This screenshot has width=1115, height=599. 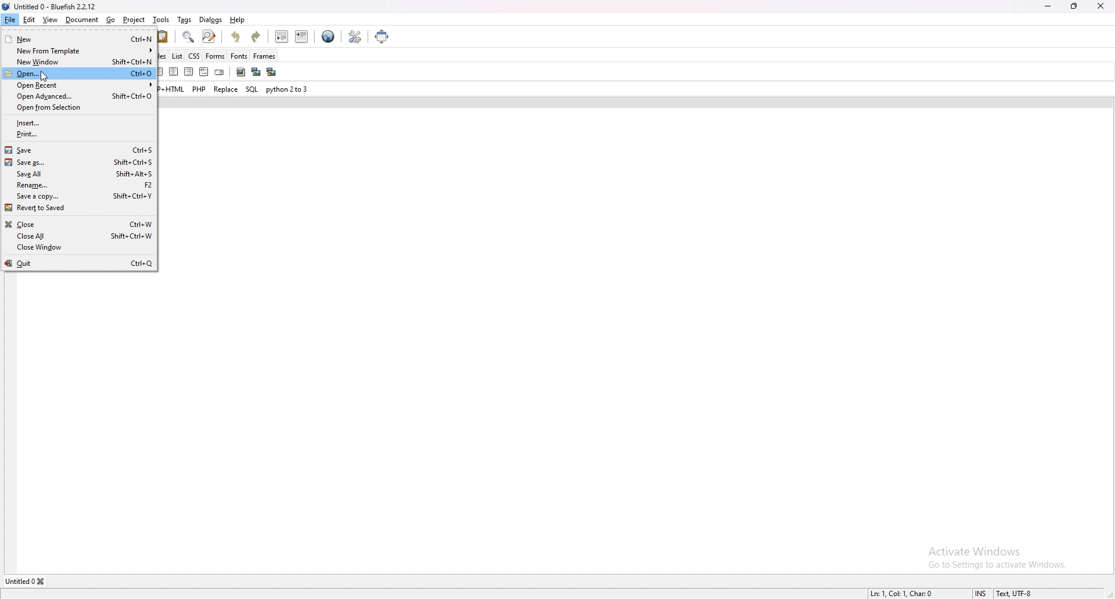 What do you see at coordinates (265, 56) in the screenshot?
I see `frames` at bounding box center [265, 56].